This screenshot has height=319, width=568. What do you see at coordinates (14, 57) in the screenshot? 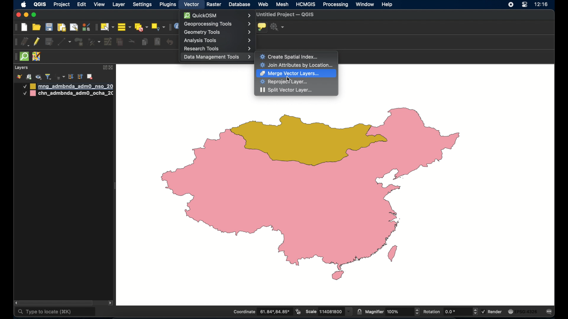
I see `drag handle` at bounding box center [14, 57].